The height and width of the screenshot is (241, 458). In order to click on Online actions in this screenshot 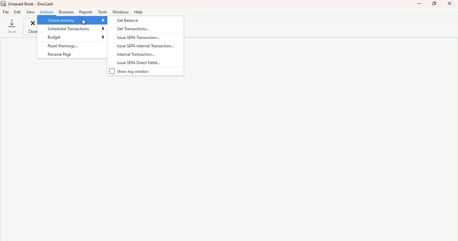, I will do `click(72, 20)`.